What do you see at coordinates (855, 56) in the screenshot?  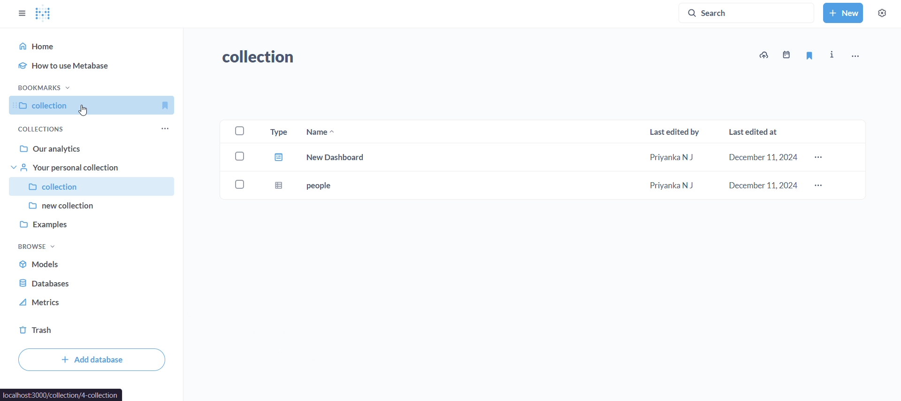 I see `menu` at bounding box center [855, 56].